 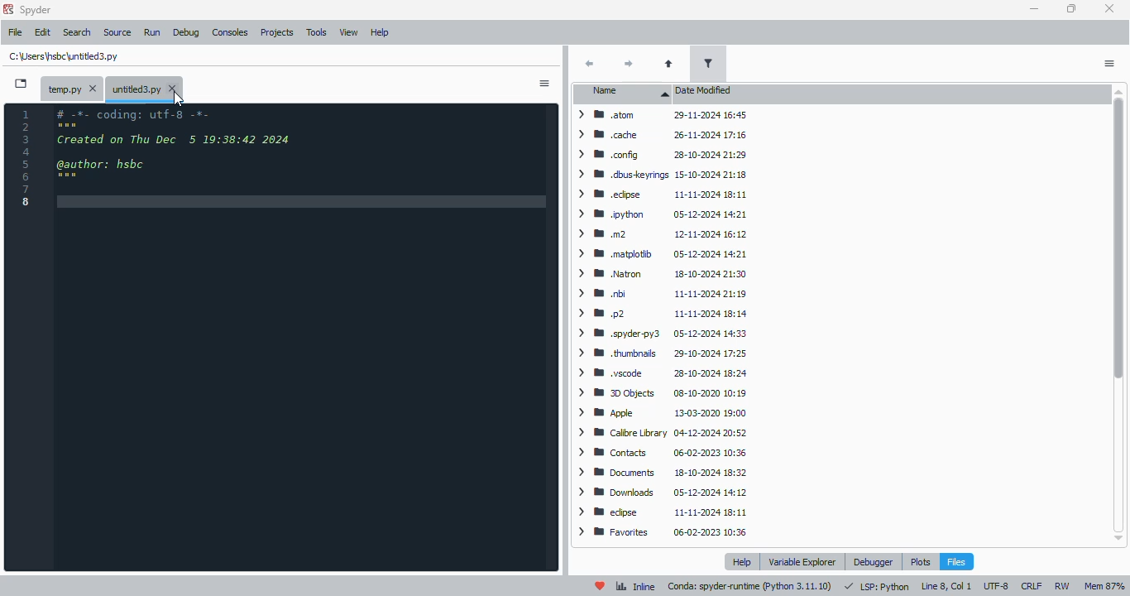 I want to click on search, so click(x=78, y=33).